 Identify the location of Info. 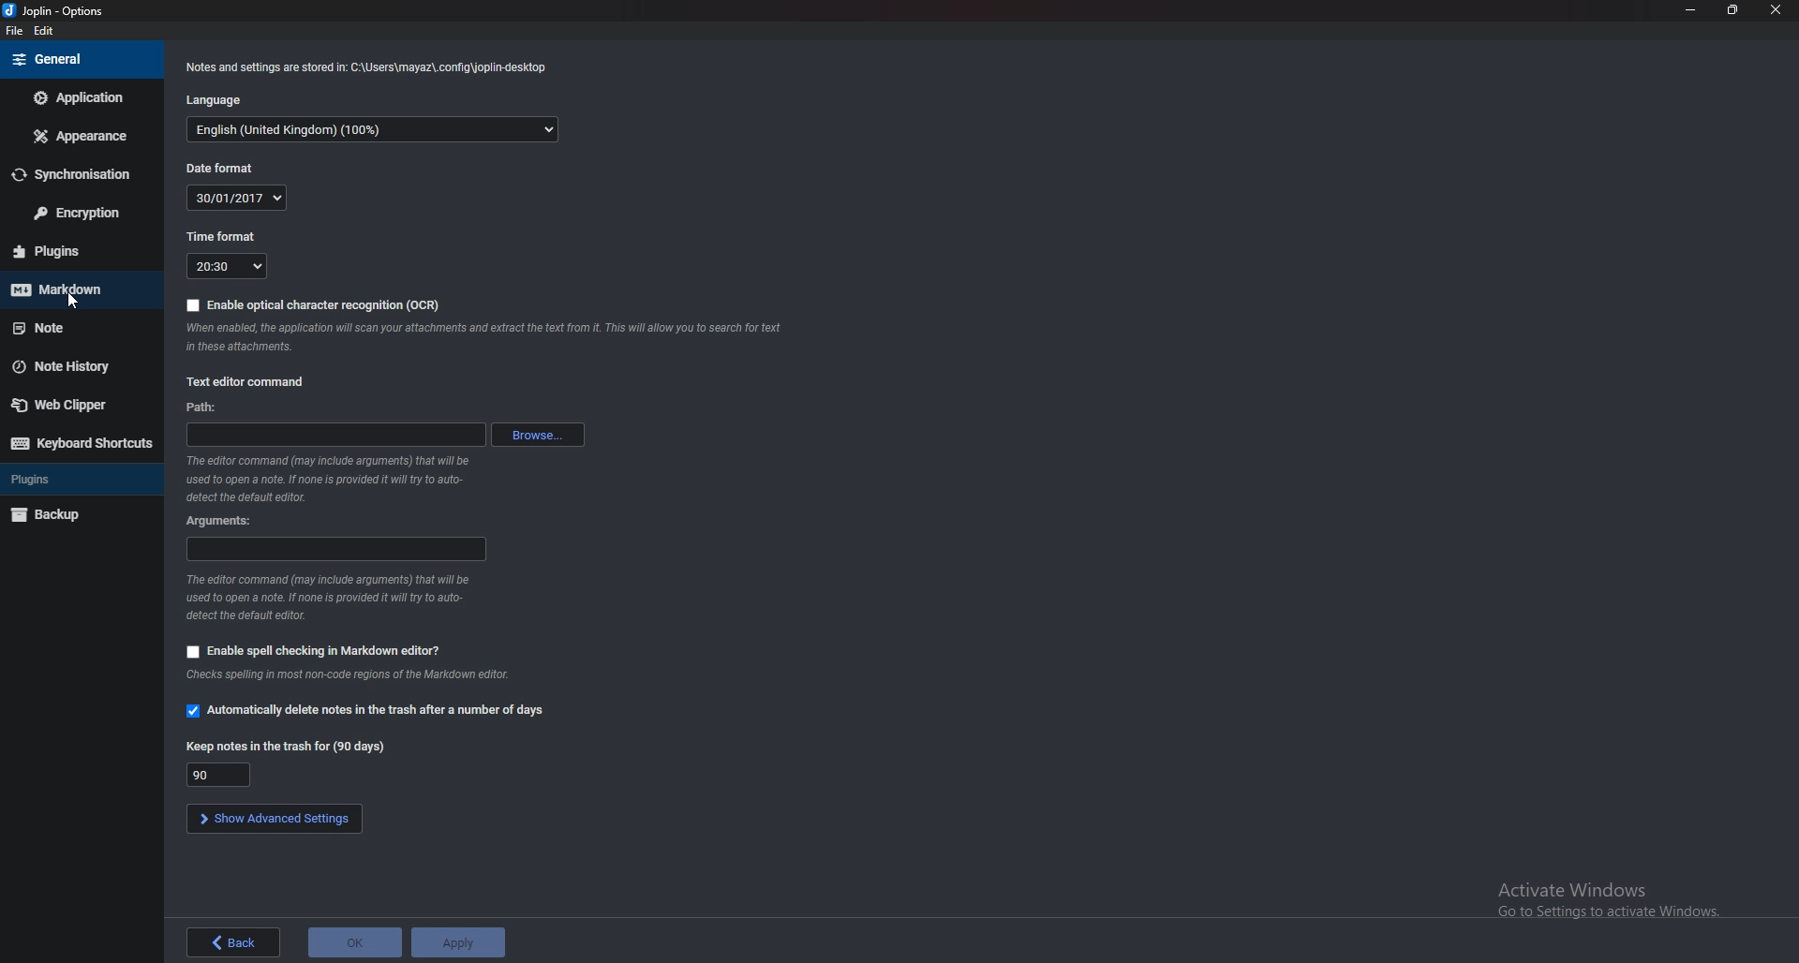
(487, 337).